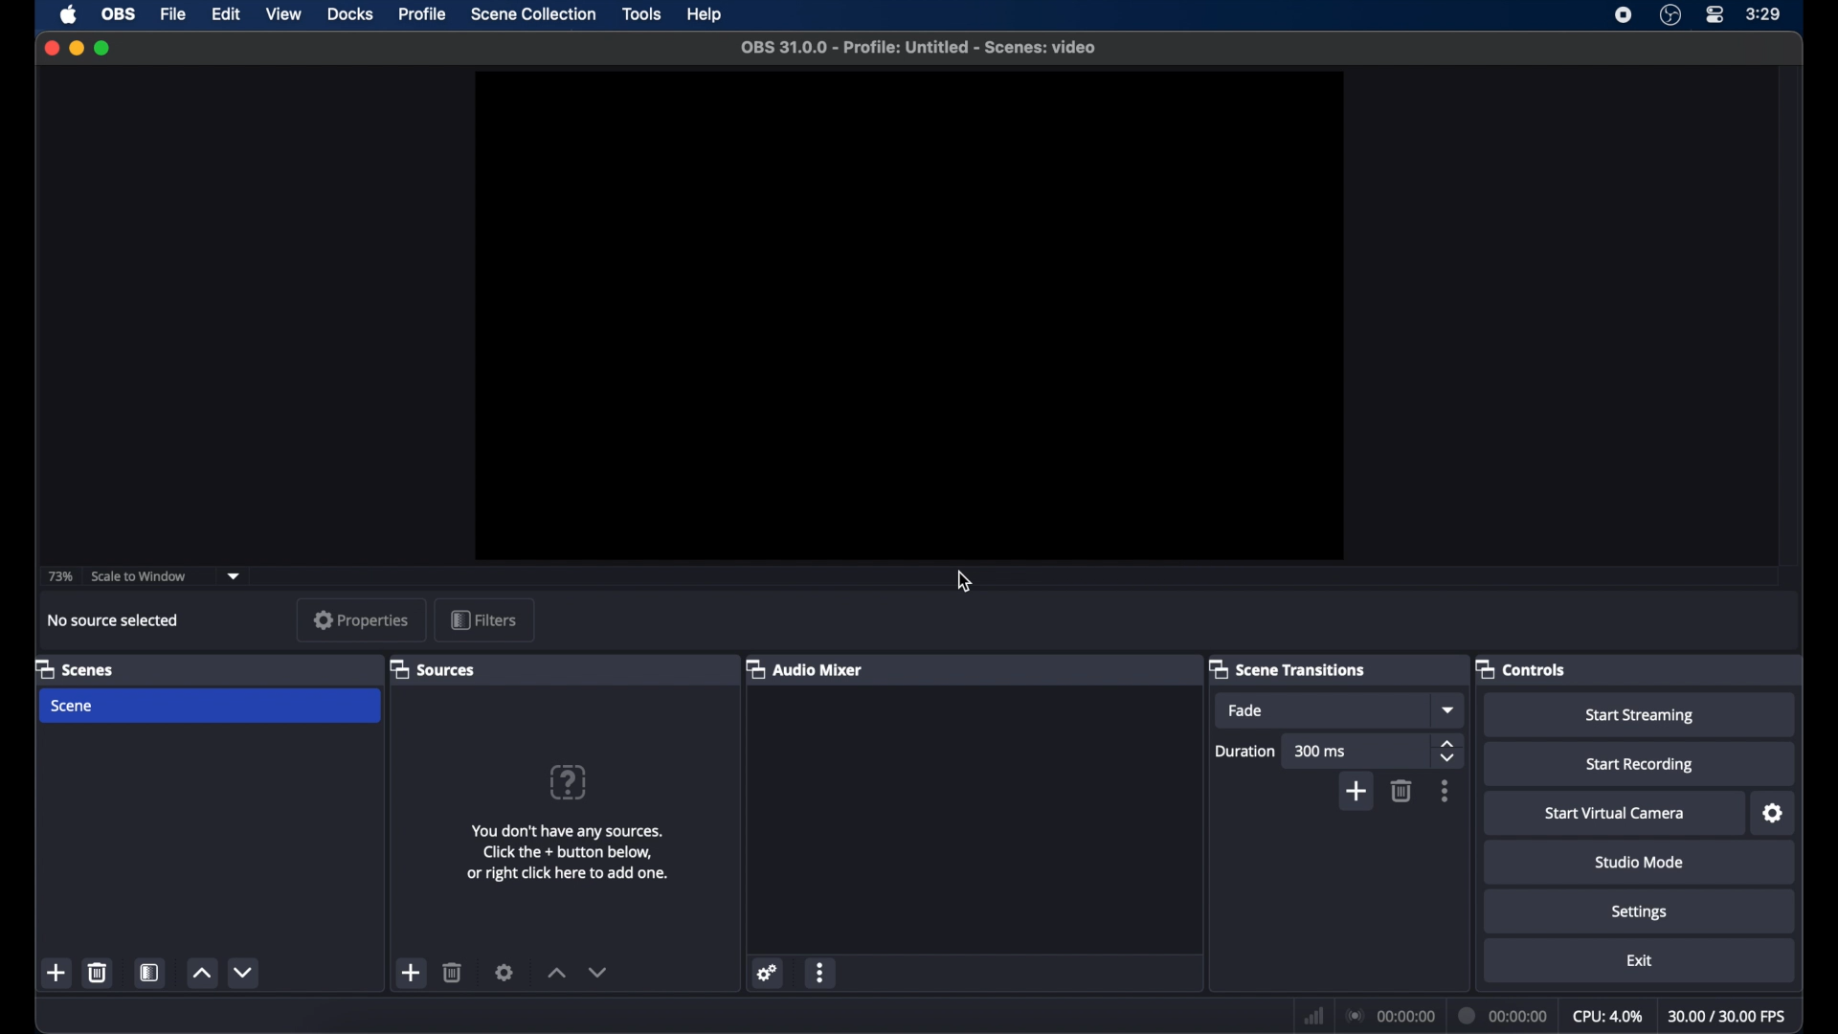  Describe the element at coordinates (505, 972) in the screenshot. I see `settings` at that location.